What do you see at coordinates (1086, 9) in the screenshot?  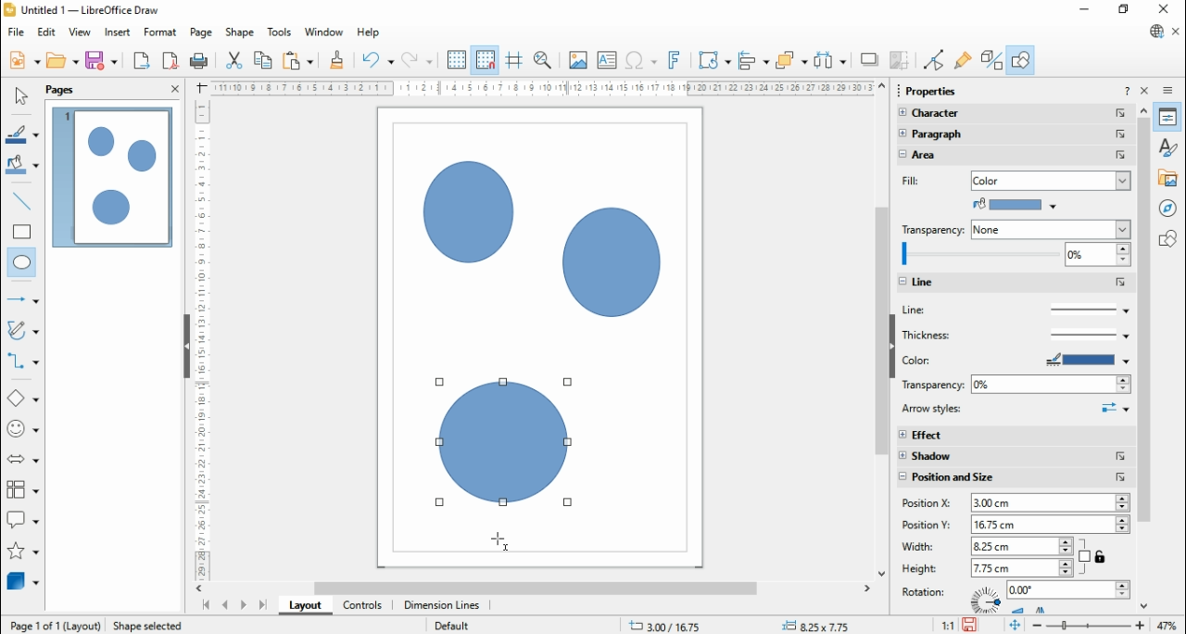 I see `minimize` at bounding box center [1086, 9].